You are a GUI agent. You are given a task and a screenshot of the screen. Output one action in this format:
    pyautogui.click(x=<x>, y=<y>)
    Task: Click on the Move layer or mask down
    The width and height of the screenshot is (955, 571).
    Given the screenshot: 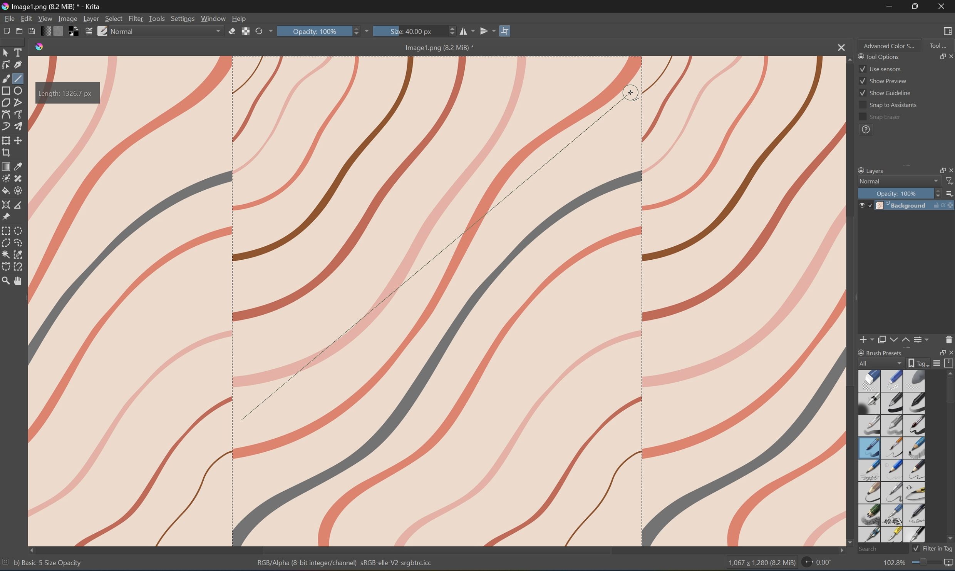 What is the action you would take?
    pyautogui.click(x=892, y=339)
    